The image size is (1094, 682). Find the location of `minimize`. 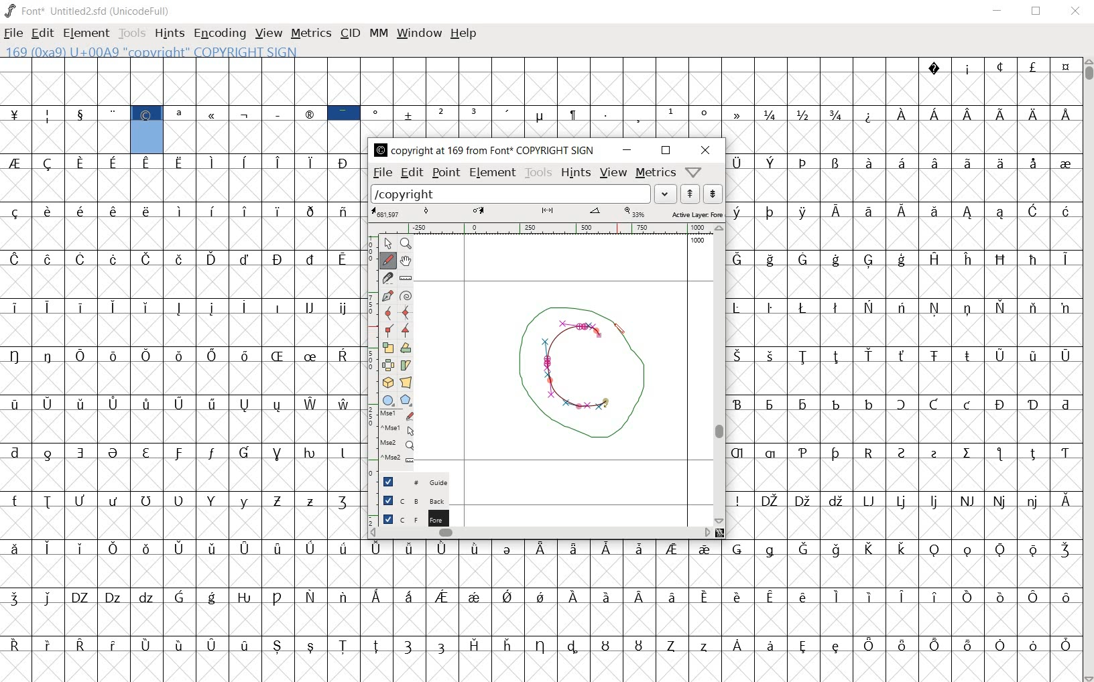

minimize is located at coordinates (997, 11).